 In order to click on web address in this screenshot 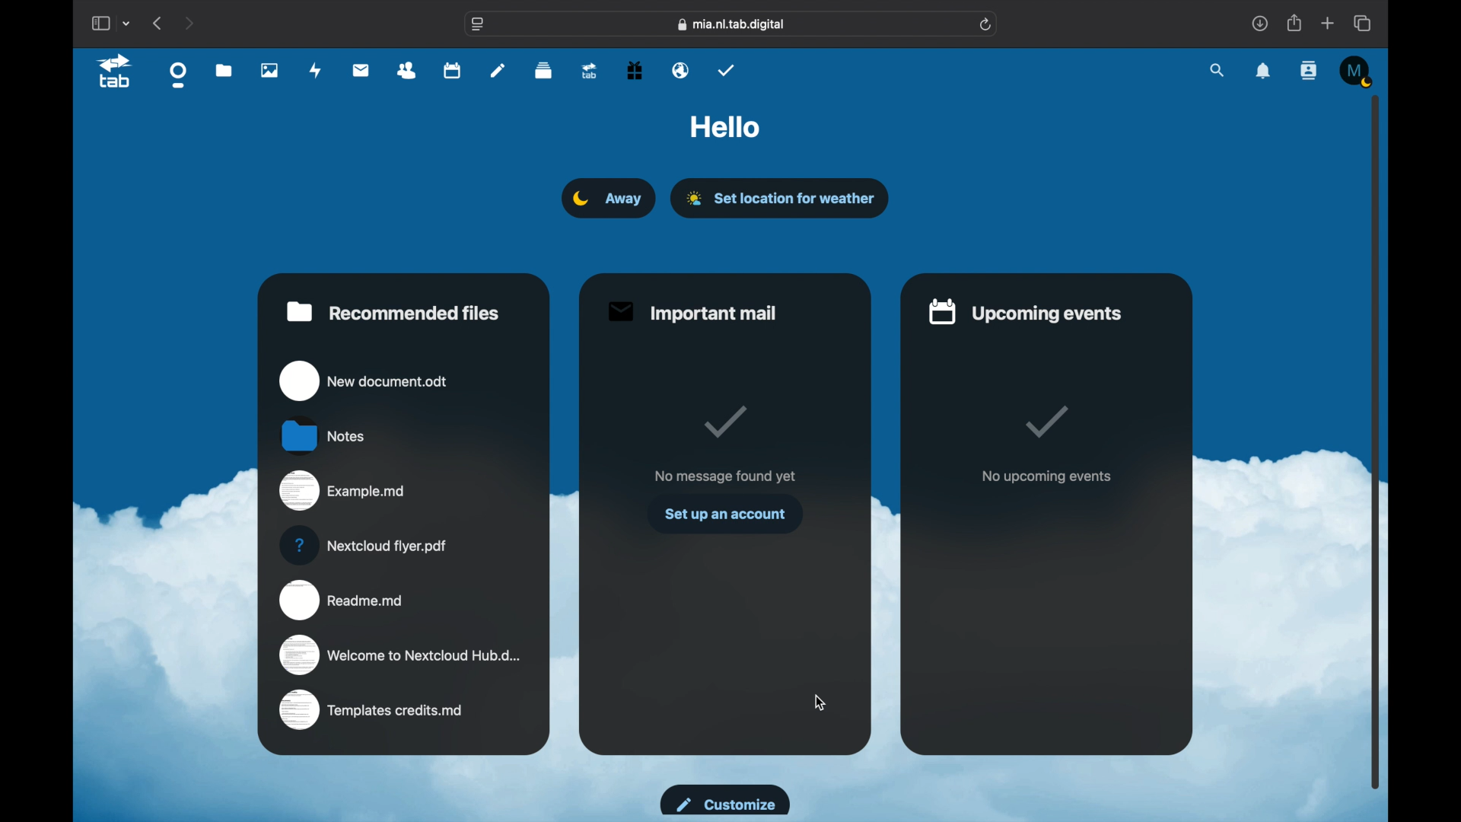, I will do `click(731, 24)`.